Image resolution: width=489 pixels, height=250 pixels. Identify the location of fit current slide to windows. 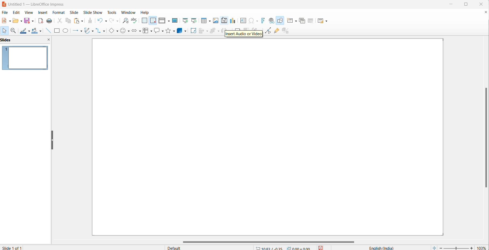
(434, 247).